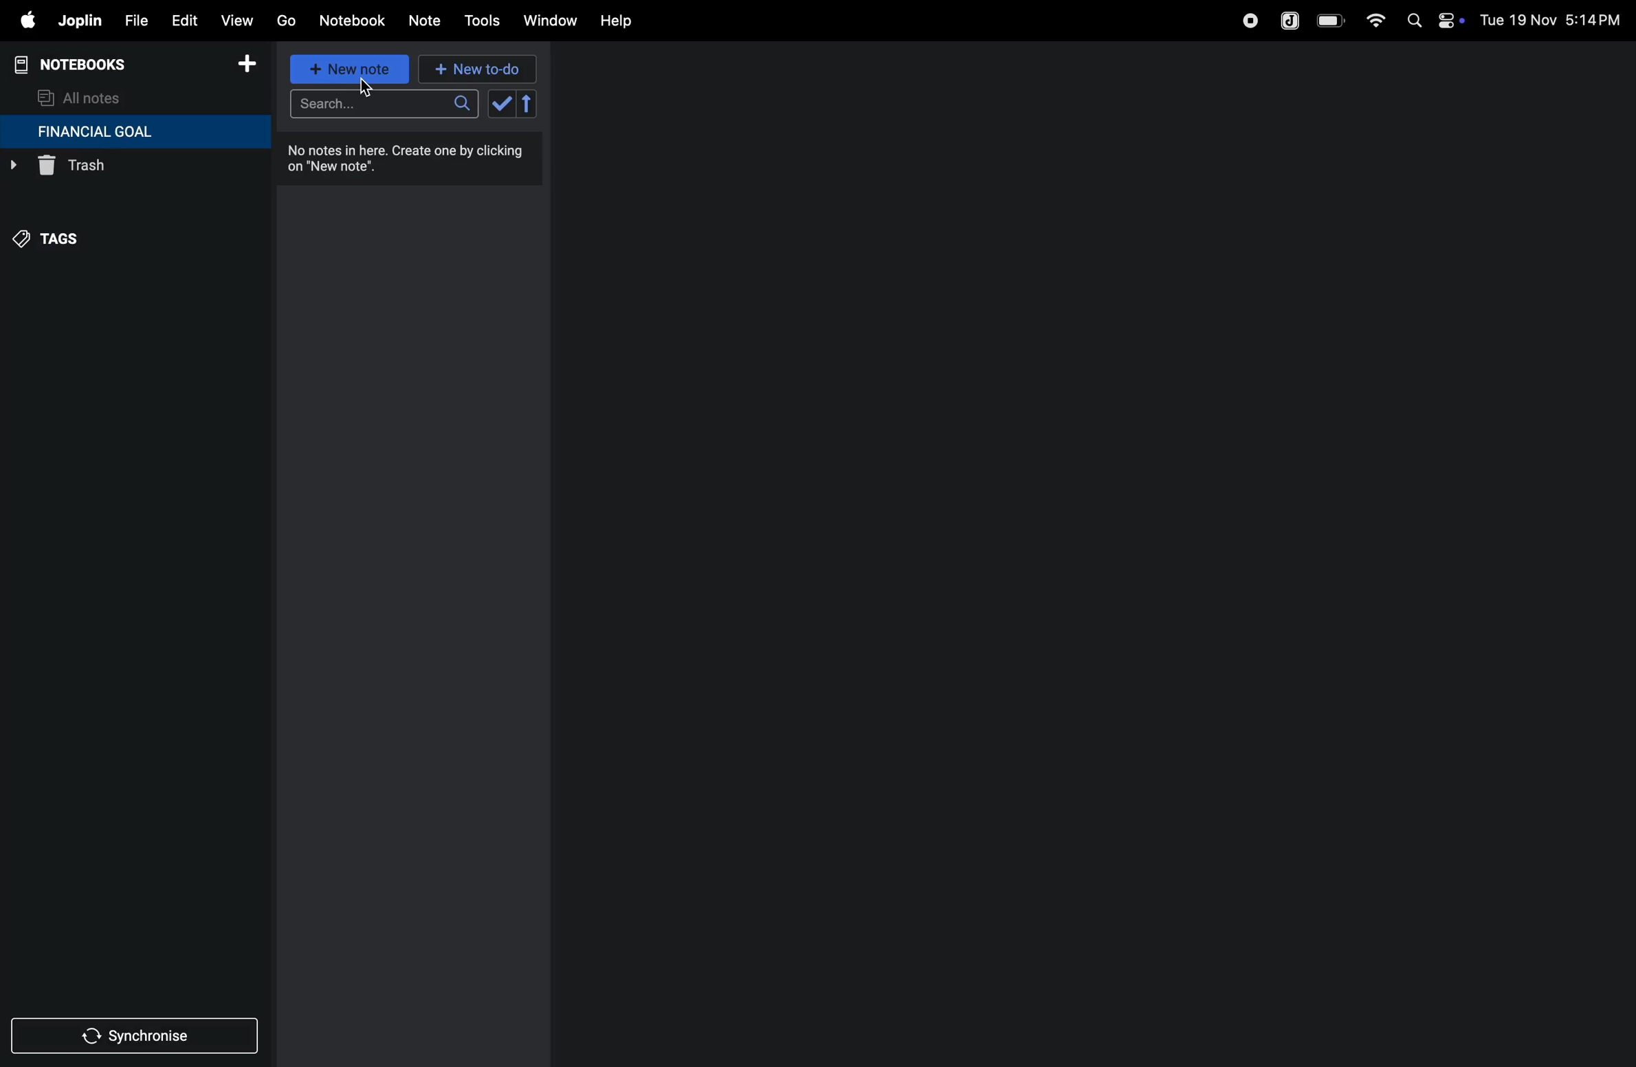 This screenshot has height=1067, width=1636. What do you see at coordinates (1371, 20) in the screenshot?
I see `wifi` at bounding box center [1371, 20].